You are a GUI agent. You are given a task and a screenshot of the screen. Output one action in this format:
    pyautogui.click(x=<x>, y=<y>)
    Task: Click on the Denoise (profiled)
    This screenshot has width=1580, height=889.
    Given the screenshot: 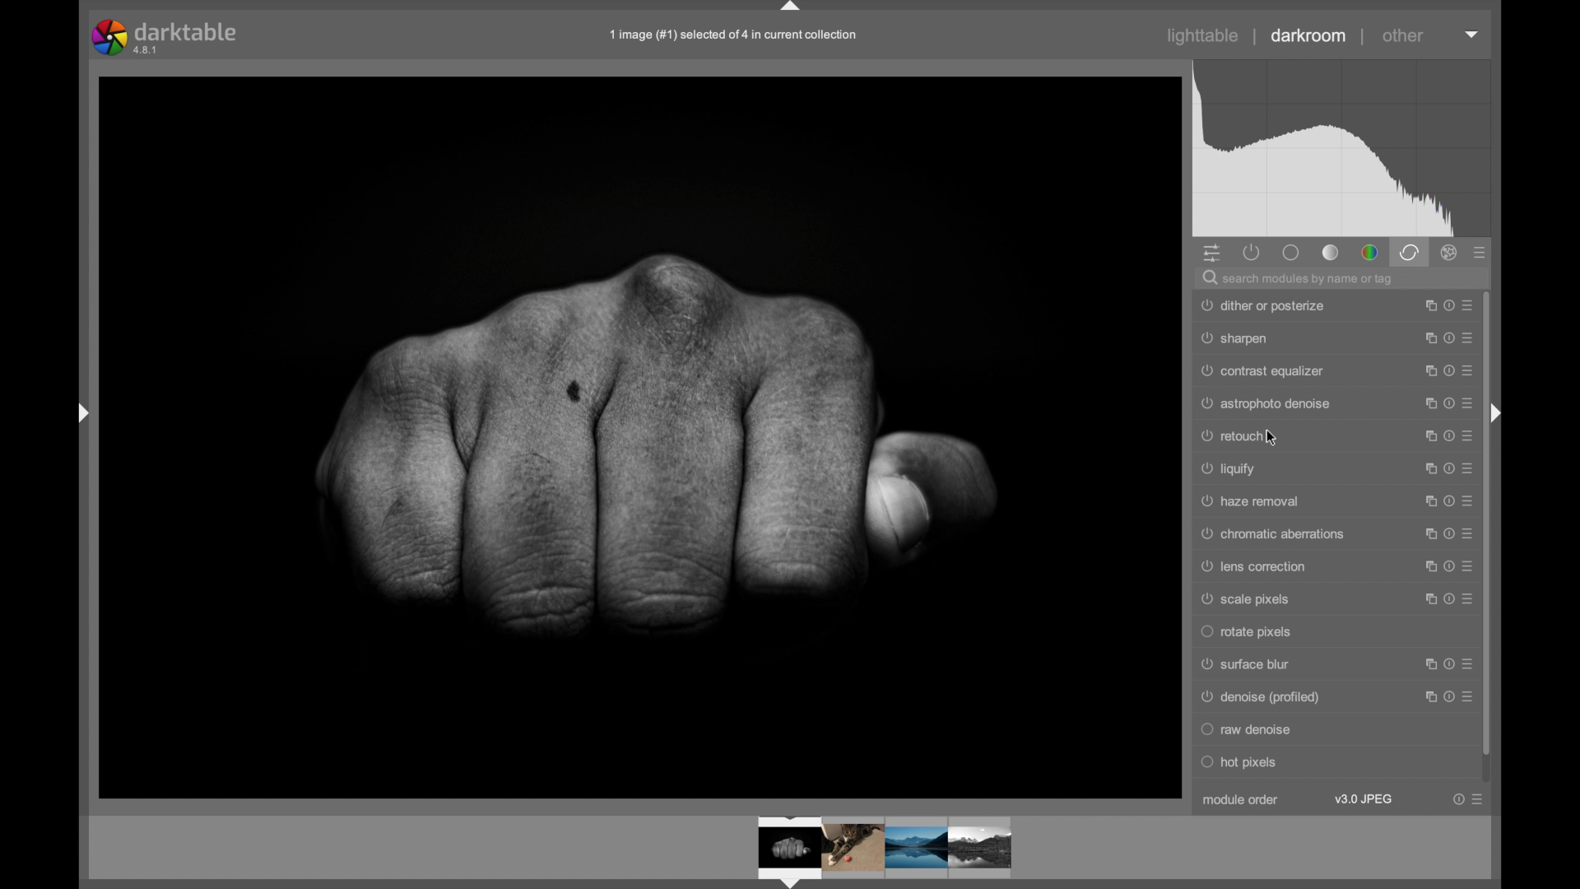 What is the action you would take?
    pyautogui.click(x=1258, y=696)
    